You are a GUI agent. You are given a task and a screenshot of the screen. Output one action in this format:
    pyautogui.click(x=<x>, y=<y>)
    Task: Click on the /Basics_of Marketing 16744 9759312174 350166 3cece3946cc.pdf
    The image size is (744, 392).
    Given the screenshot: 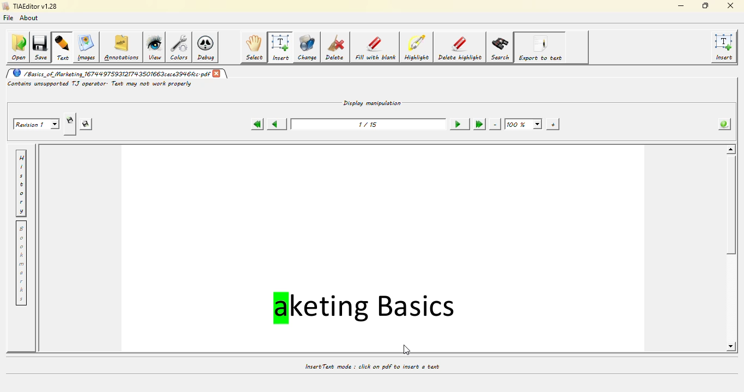 What is the action you would take?
    pyautogui.click(x=109, y=73)
    